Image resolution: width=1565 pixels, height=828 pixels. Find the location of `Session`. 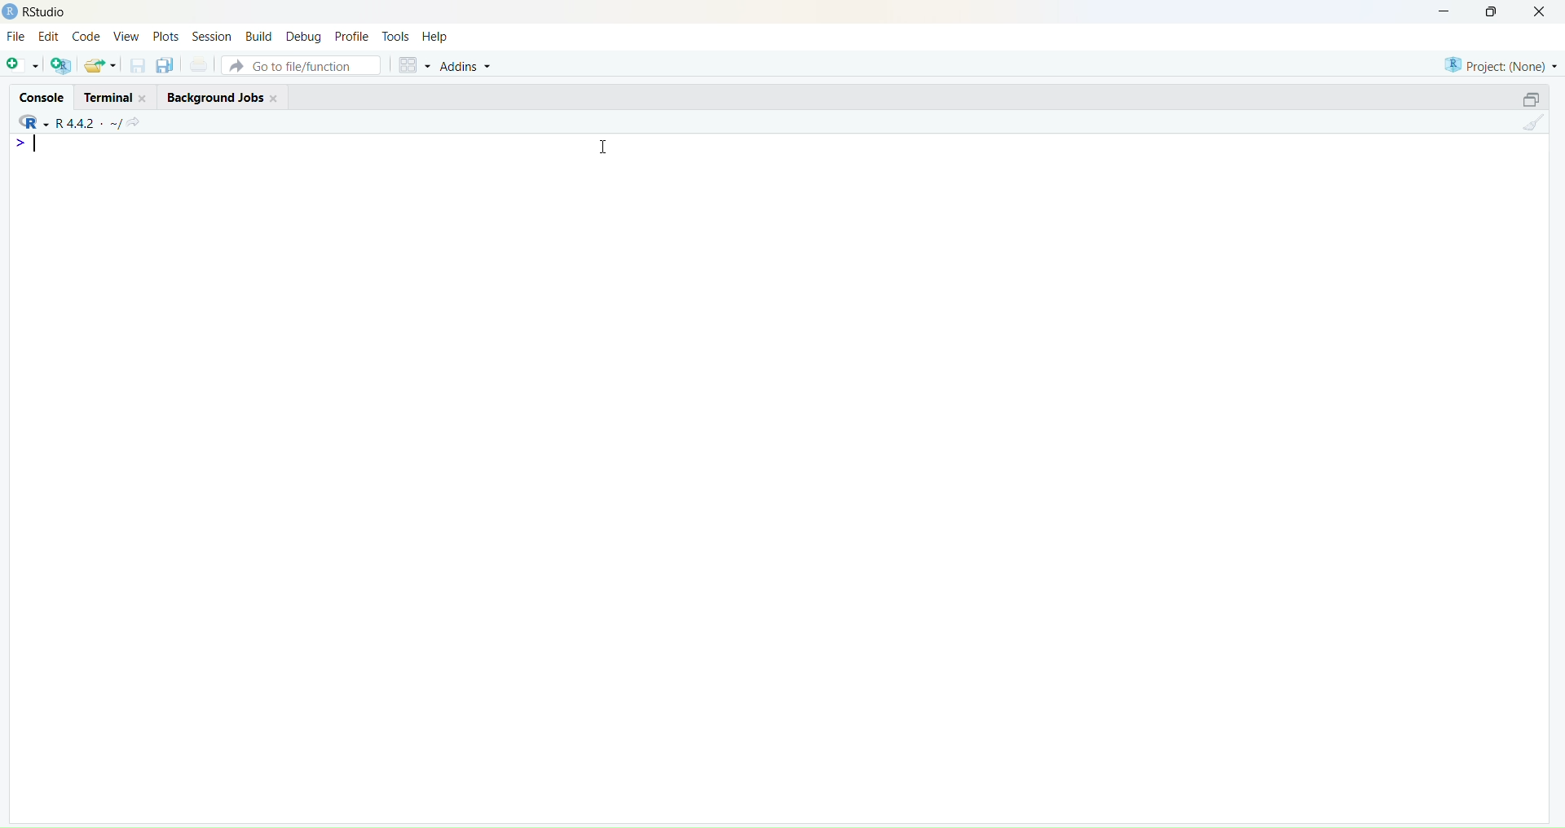

Session is located at coordinates (212, 37).